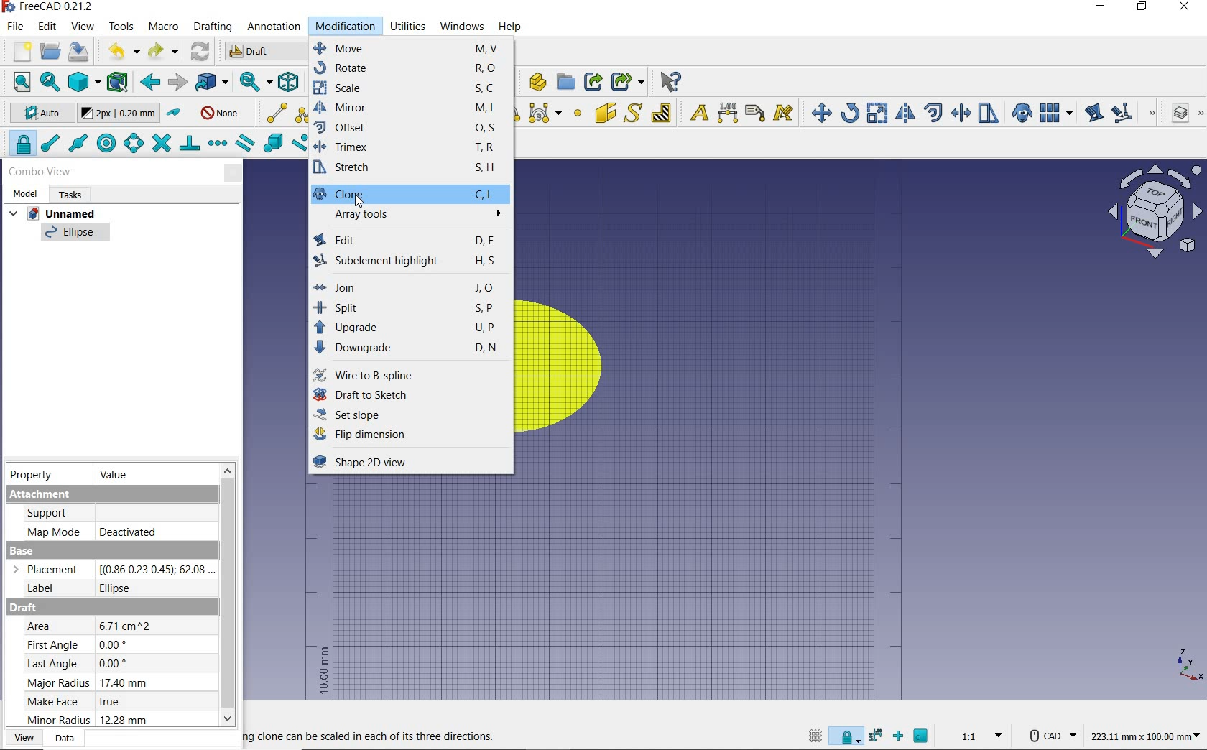 This screenshot has height=750, width=1207. What do you see at coordinates (696, 111) in the screenshot?
I see `text` at bounding box center [696, 111].